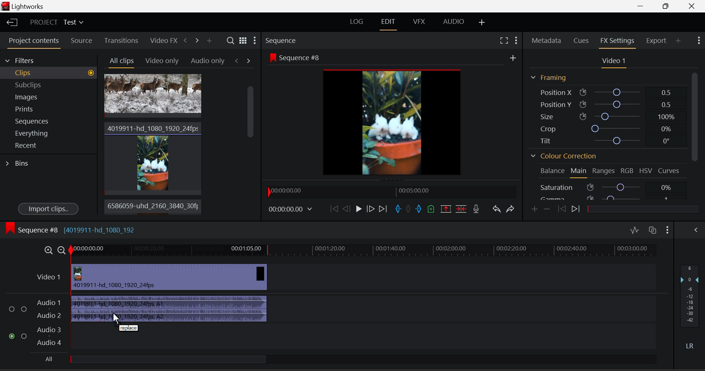  Describe the element at coordinates (35, 323) in the screenshot. I see `Audio Input Fields` at that location.